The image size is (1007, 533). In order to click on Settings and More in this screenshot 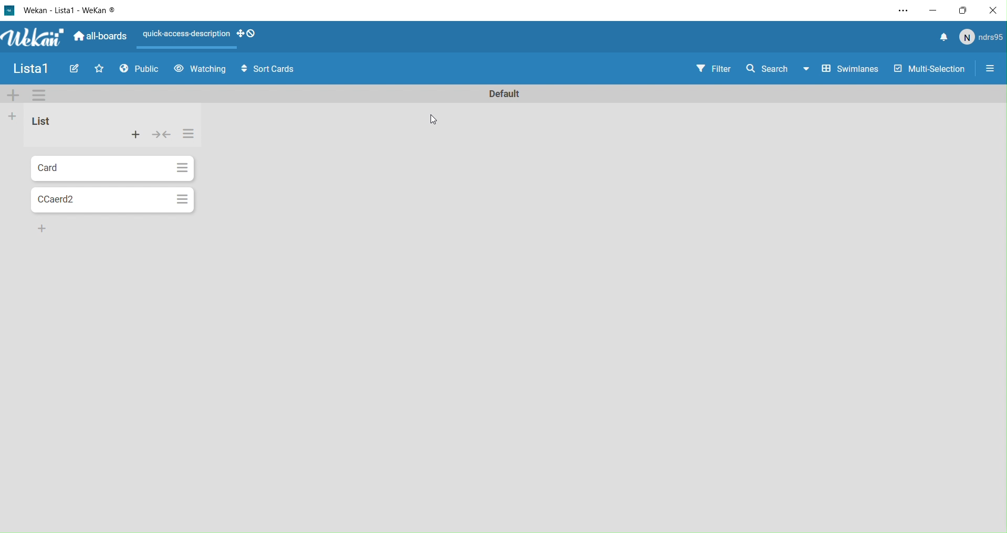, I will do `click(906, 10)`.